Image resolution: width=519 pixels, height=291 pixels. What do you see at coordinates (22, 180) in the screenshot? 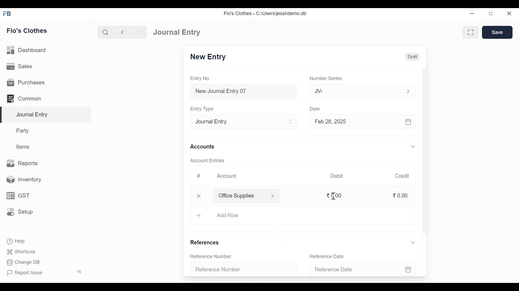
I see `Inventory` at bounding box center [22, 180].